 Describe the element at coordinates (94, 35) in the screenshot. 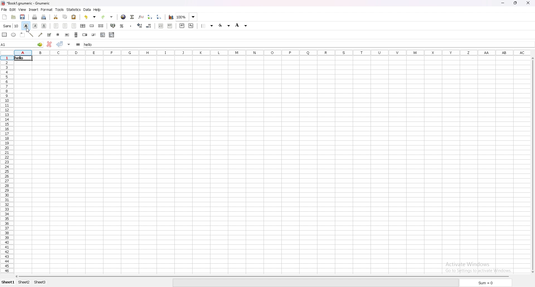

I see `slider` at that location.